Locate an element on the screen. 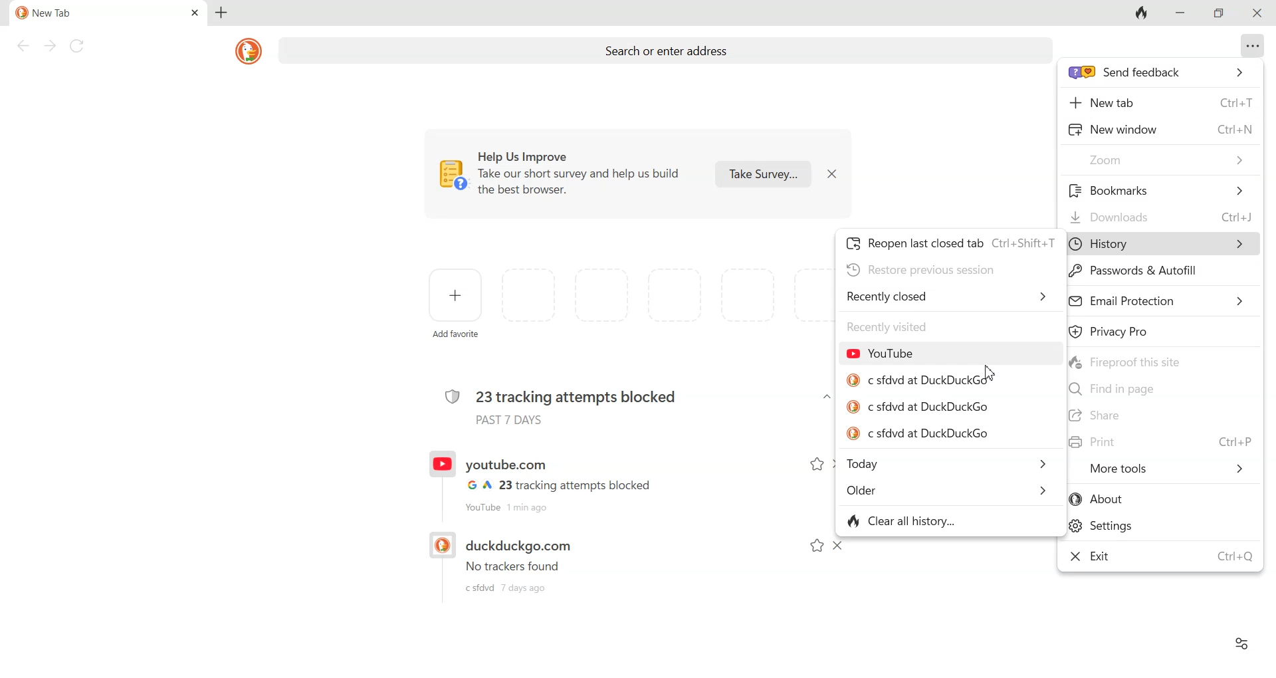  Cursor is located at coordinates (990, 373).